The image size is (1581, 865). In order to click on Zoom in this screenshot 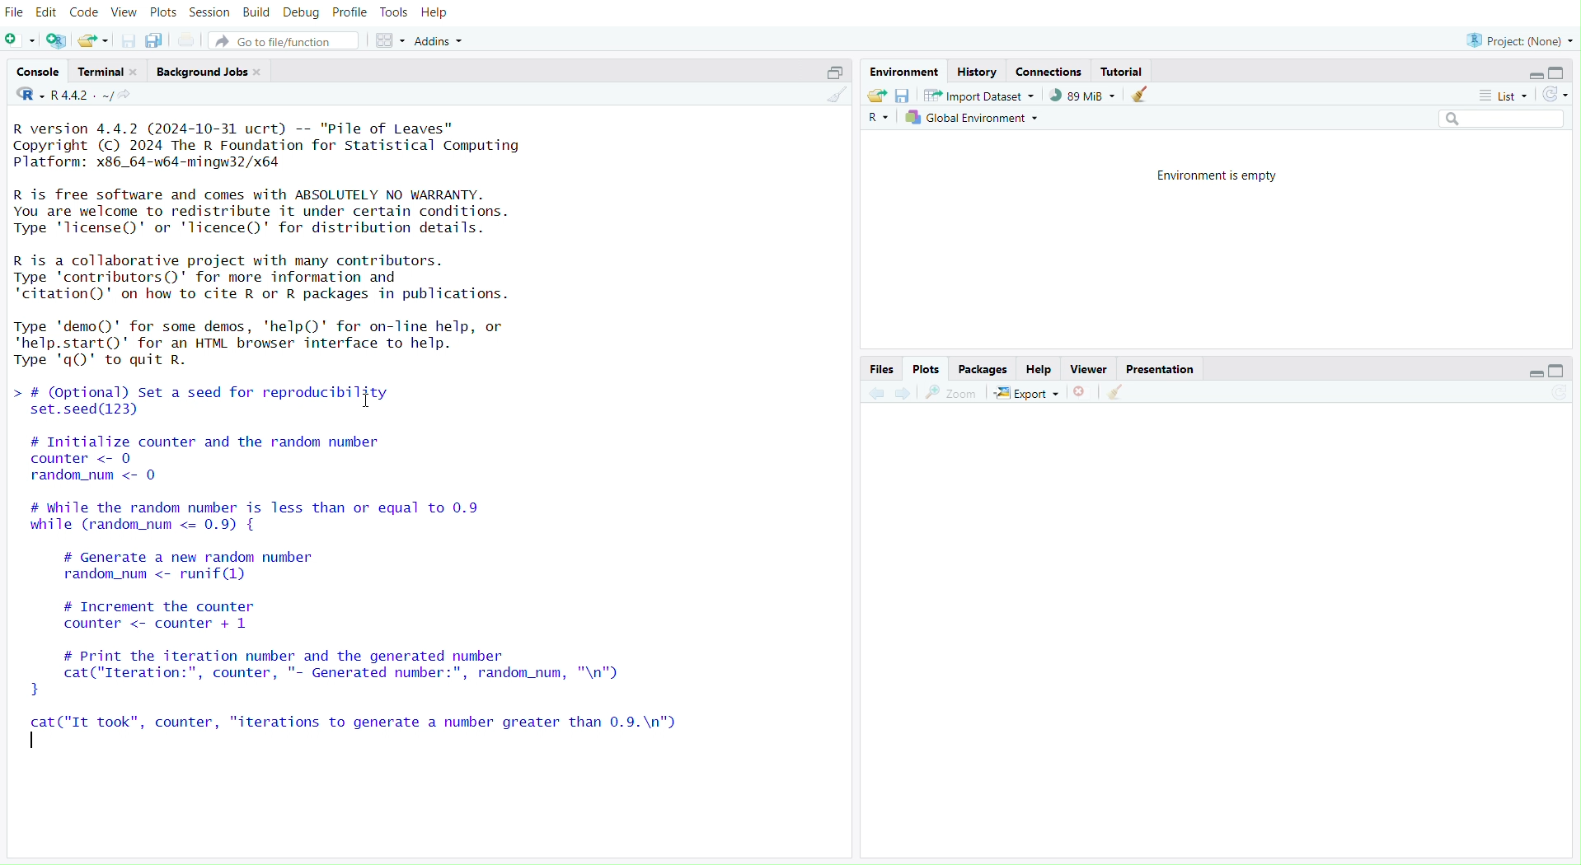, I will do `click(956, 391)`.